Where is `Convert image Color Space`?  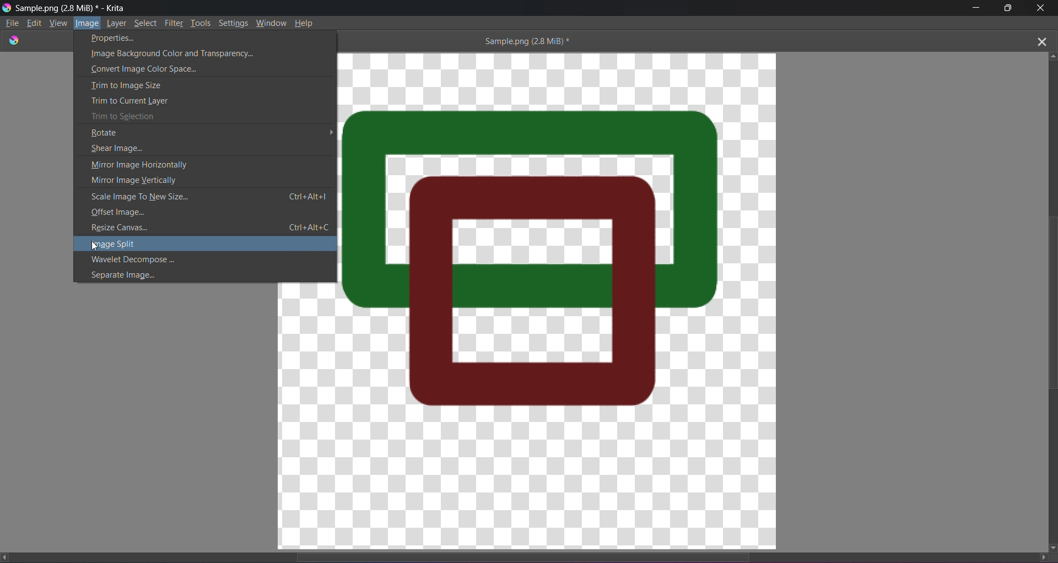
Convert image Color Space is located at coordinates (196, 69).